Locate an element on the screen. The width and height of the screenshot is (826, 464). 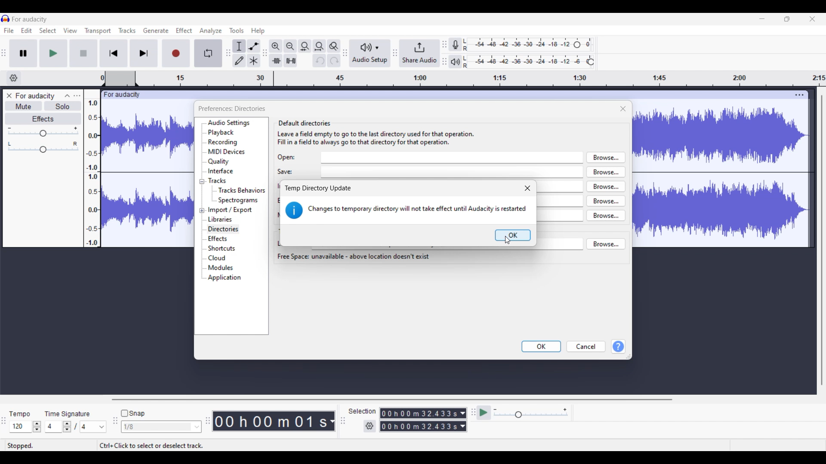
MIDI devices is located at coordinates (227, 152).